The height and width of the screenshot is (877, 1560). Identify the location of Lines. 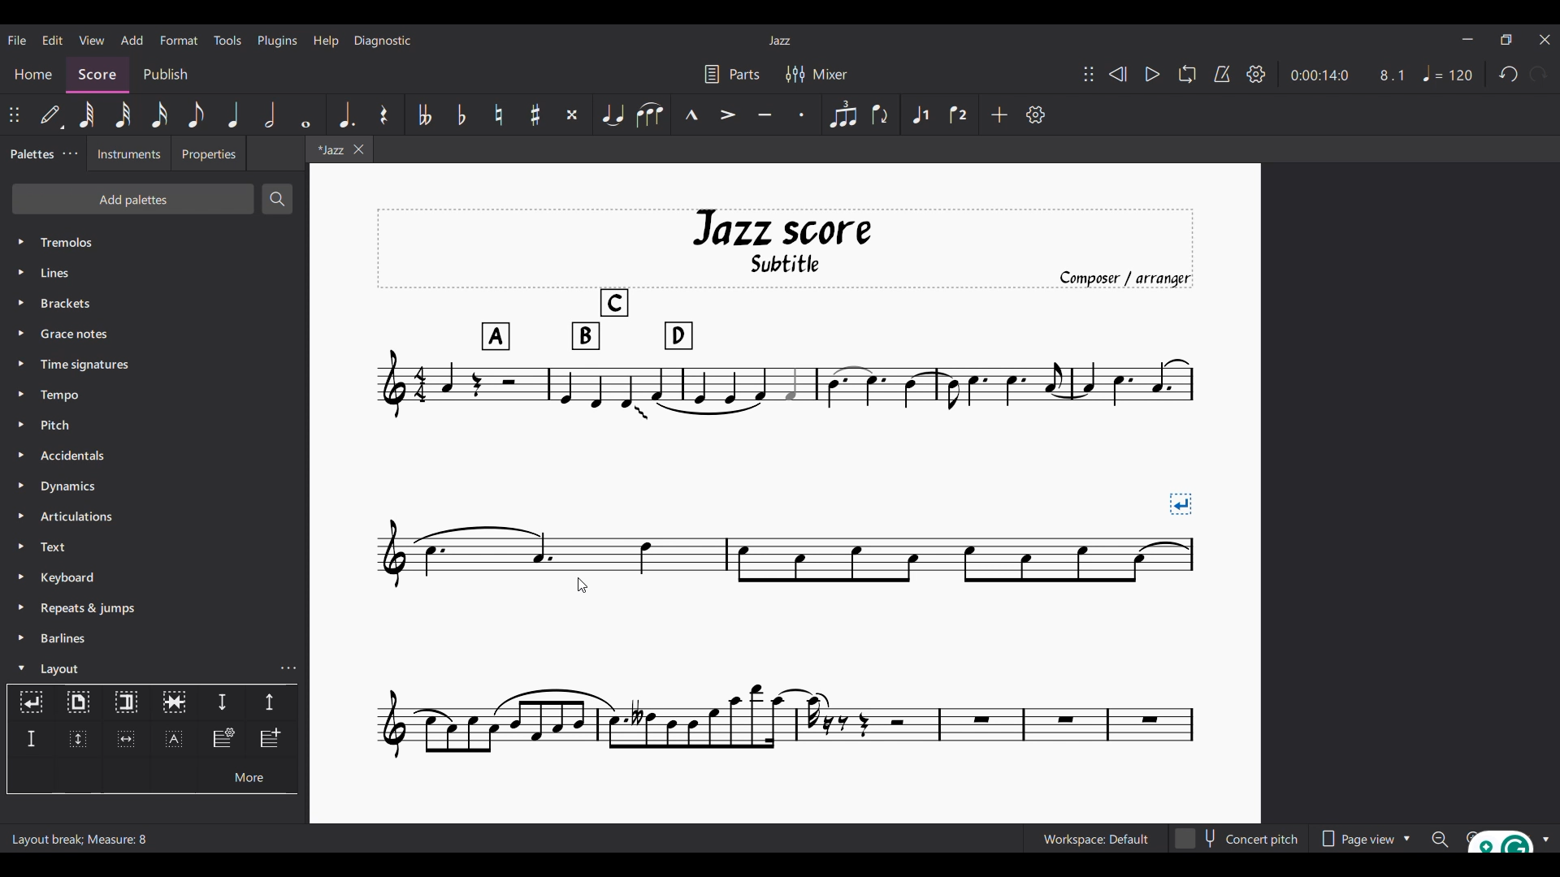
(154, 273).